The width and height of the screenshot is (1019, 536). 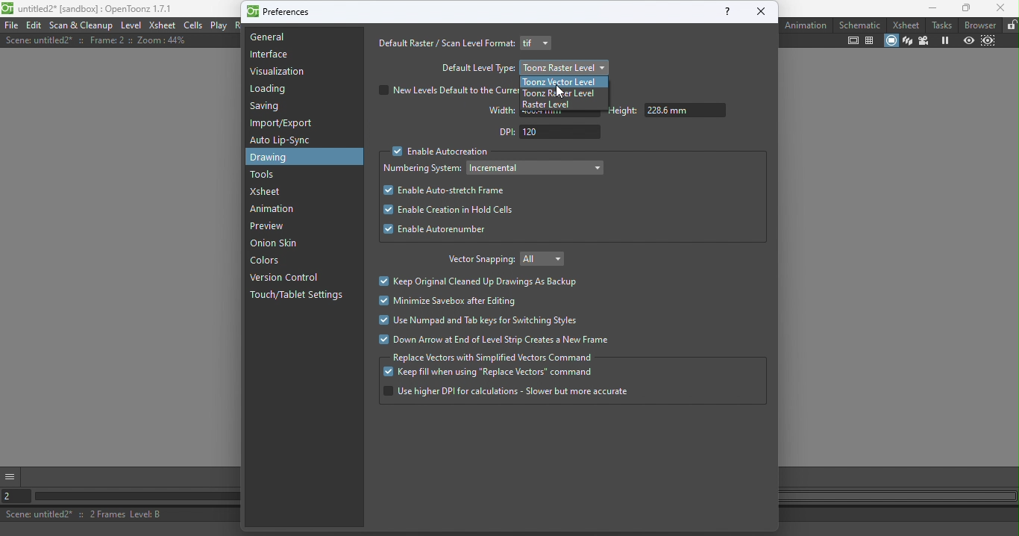 What do you see at coordinates (280, 72) in the screenshot?
I see `Visualization` at bounding box center [280, 72].